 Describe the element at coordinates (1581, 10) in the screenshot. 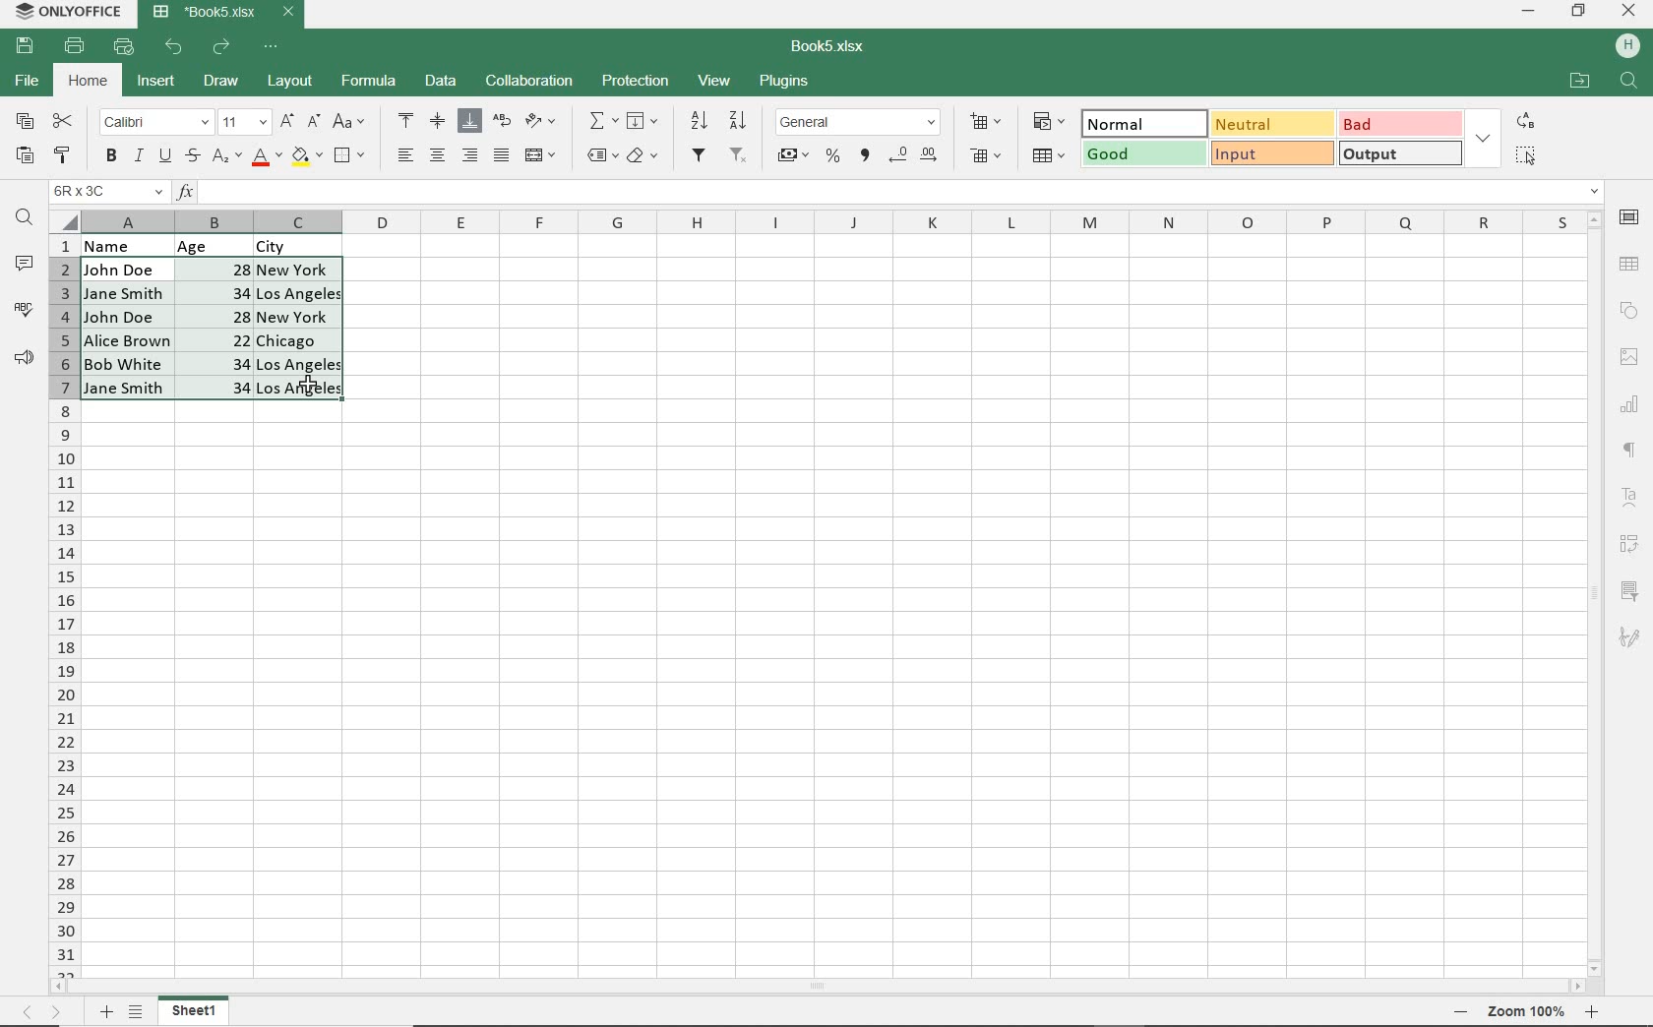

I see `RESTORE DOWN` at that location.